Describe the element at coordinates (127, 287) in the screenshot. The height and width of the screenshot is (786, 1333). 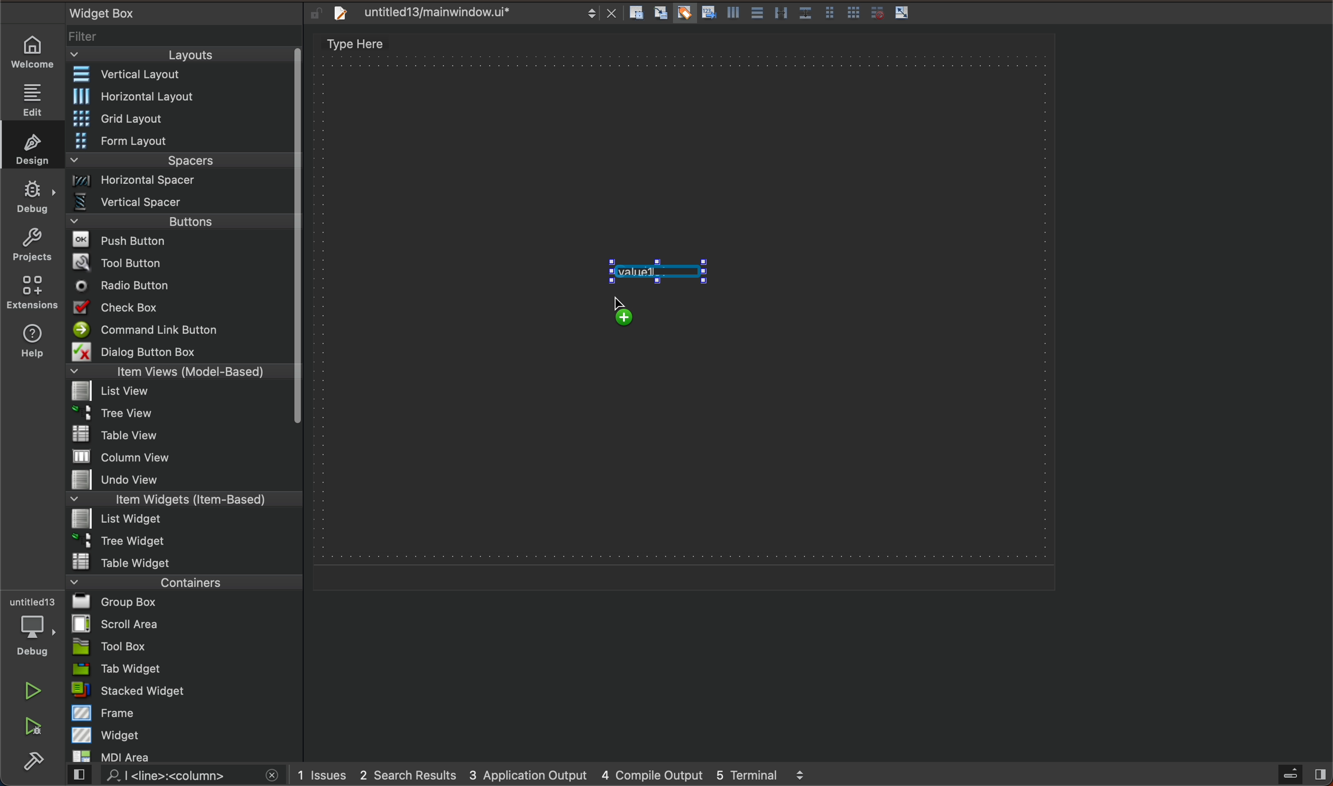
I see `on key down` at that location.